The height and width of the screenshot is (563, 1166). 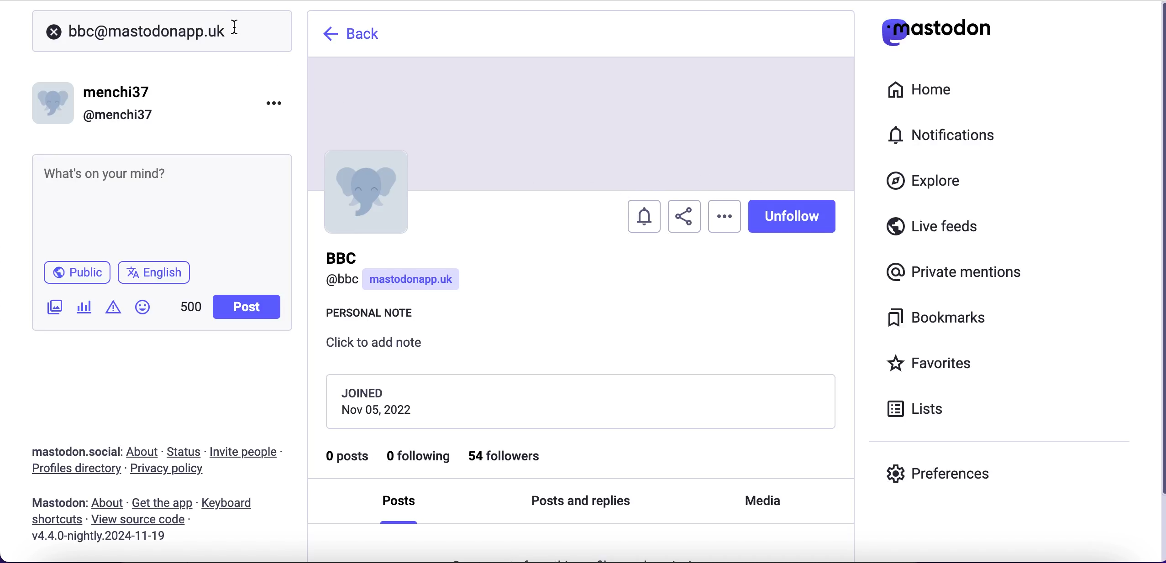 I want to click on invite people, so click(x=248, y=452).